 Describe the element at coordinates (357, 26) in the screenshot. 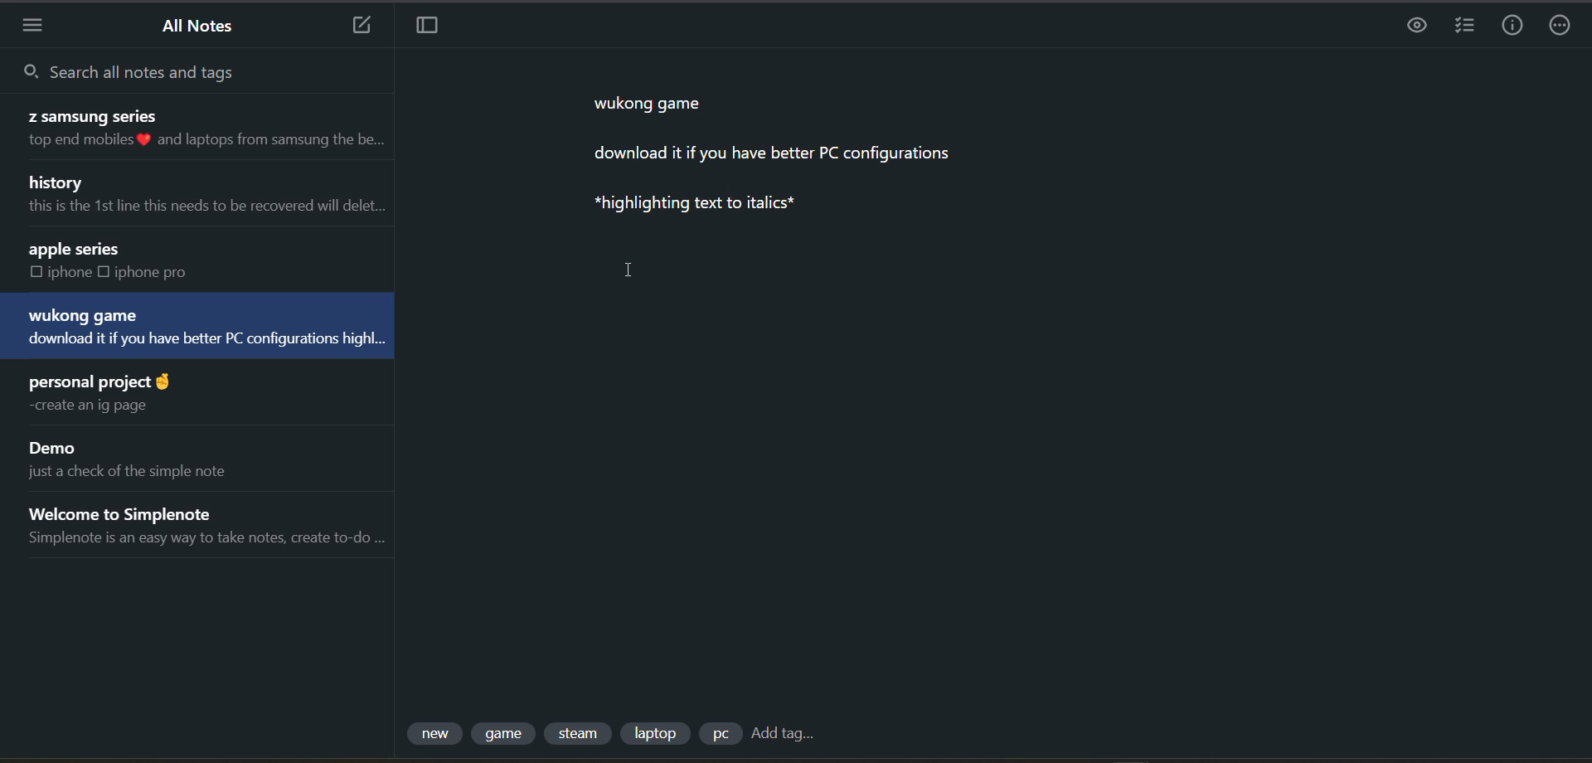

I see `new note` at that location.